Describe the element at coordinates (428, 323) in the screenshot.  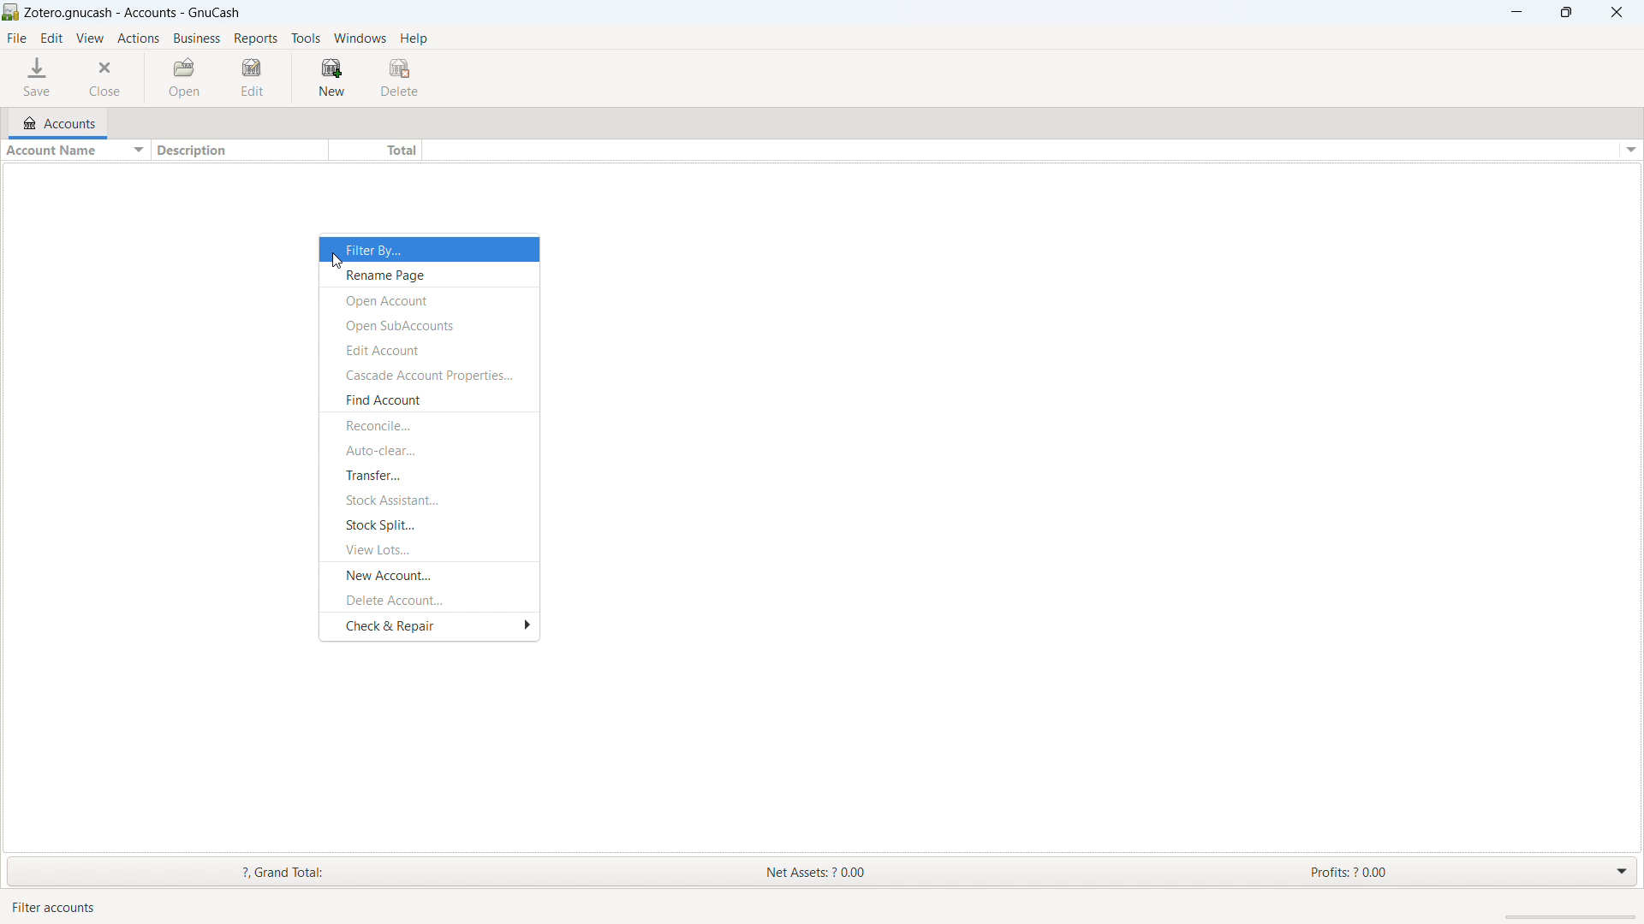
I see `open subaccounts` at that location.